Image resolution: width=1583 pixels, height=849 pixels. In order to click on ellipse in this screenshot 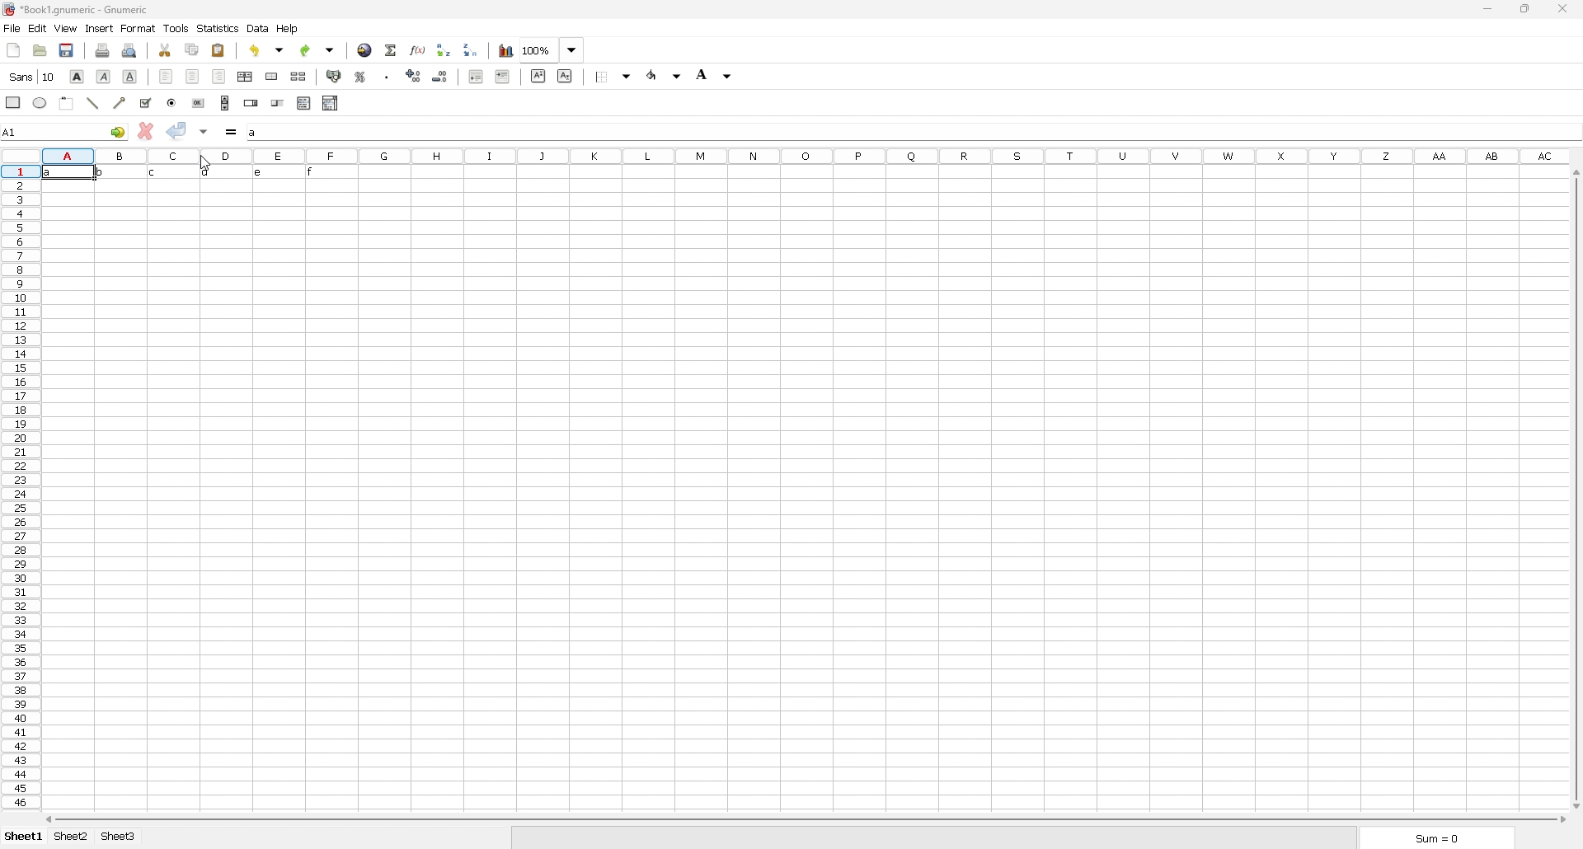, I will do `click(41, 103)`.